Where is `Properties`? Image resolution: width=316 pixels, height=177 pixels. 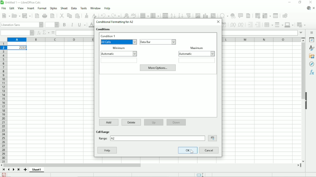 Properties is located at coordinates (312, 40).